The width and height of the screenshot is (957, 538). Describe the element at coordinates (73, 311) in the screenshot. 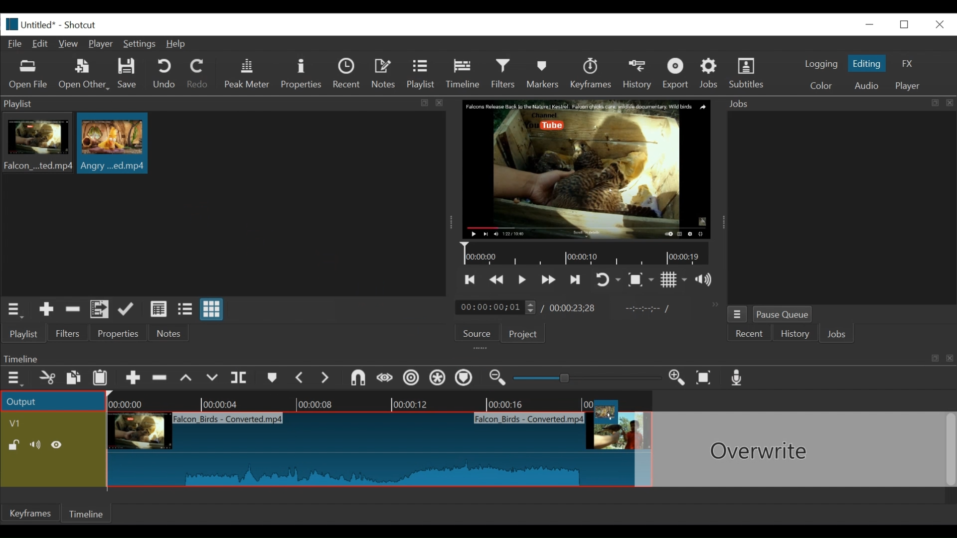

I see `Remove cut` at that location.